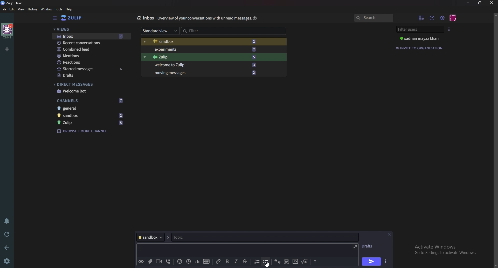 This screenshot has height=268, width=498. Describe the element at coordinates (268, 264) in the screenshot. I see `Cursor` at that location.